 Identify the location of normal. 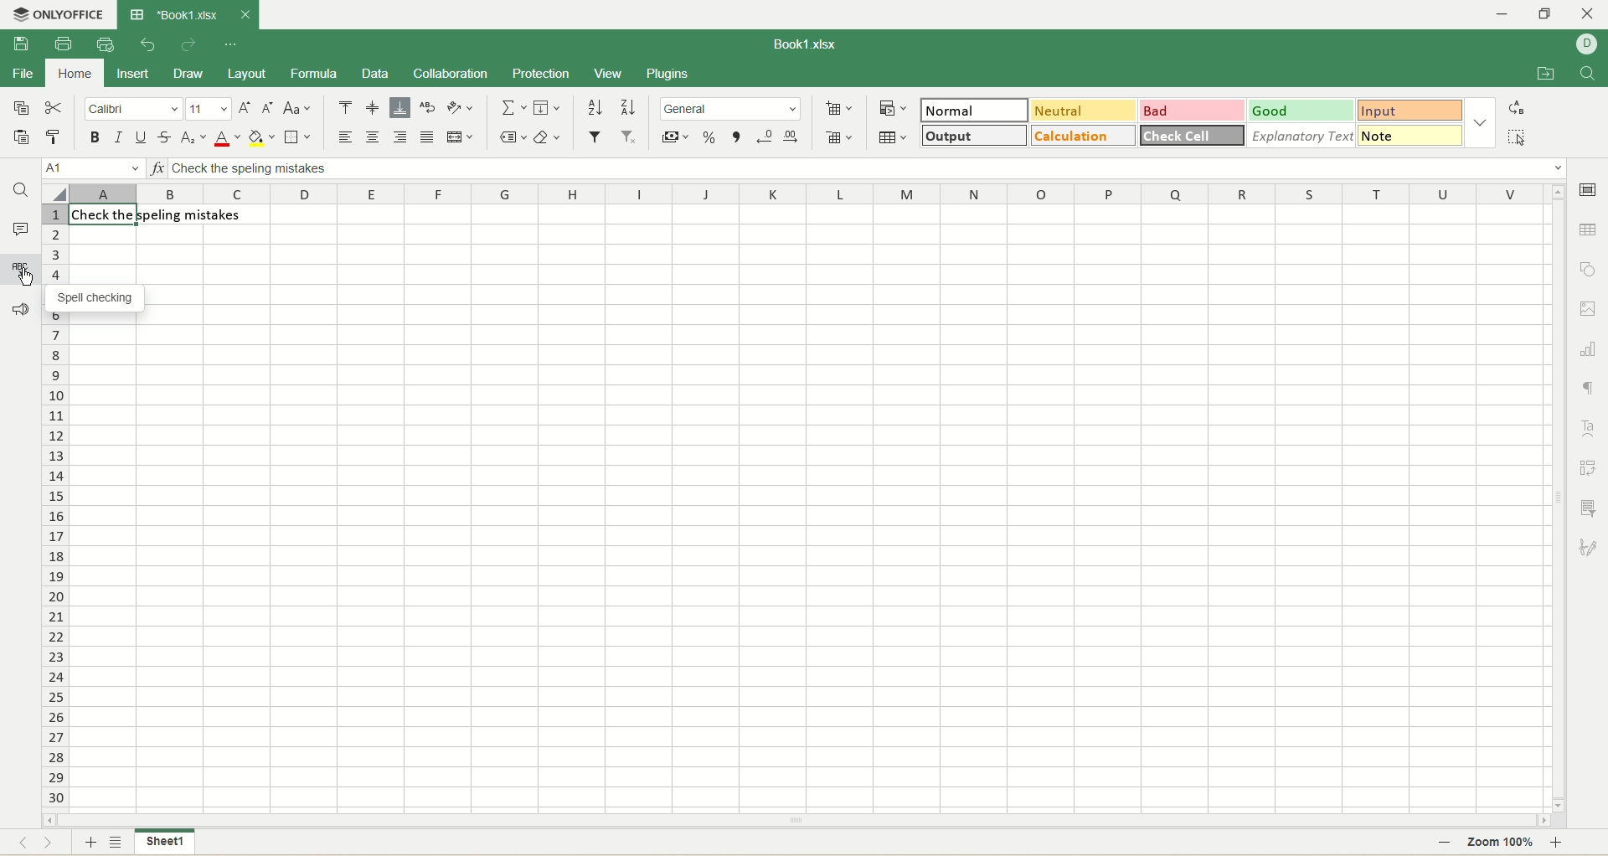
(972, 110).